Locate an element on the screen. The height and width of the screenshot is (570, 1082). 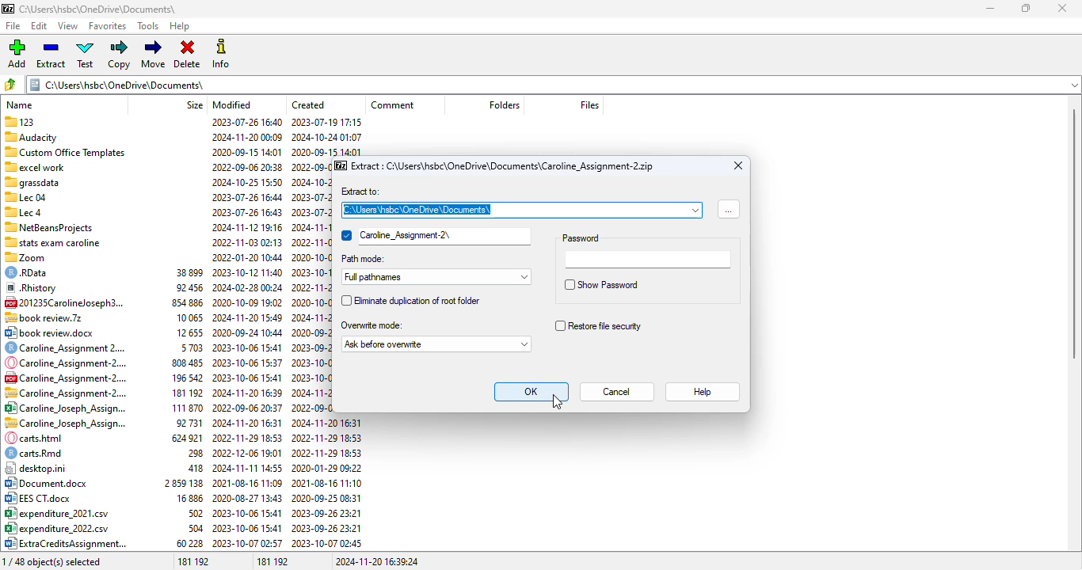
Document.docx: 2859138 2021-08-16 11:09 2021-08-16 11:10 is located at coordinates (184, 484).